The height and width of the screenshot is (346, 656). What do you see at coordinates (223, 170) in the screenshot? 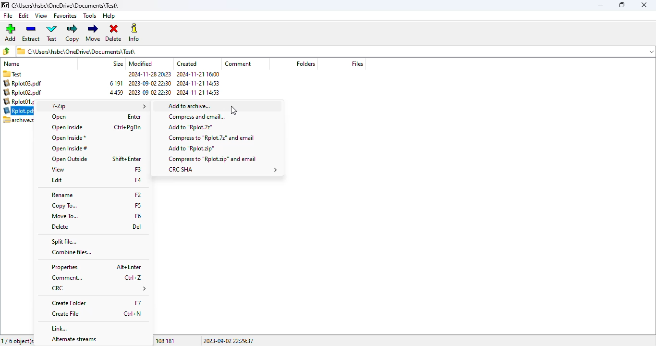
I see `CRC SHA` at bounding box center [223, 170].